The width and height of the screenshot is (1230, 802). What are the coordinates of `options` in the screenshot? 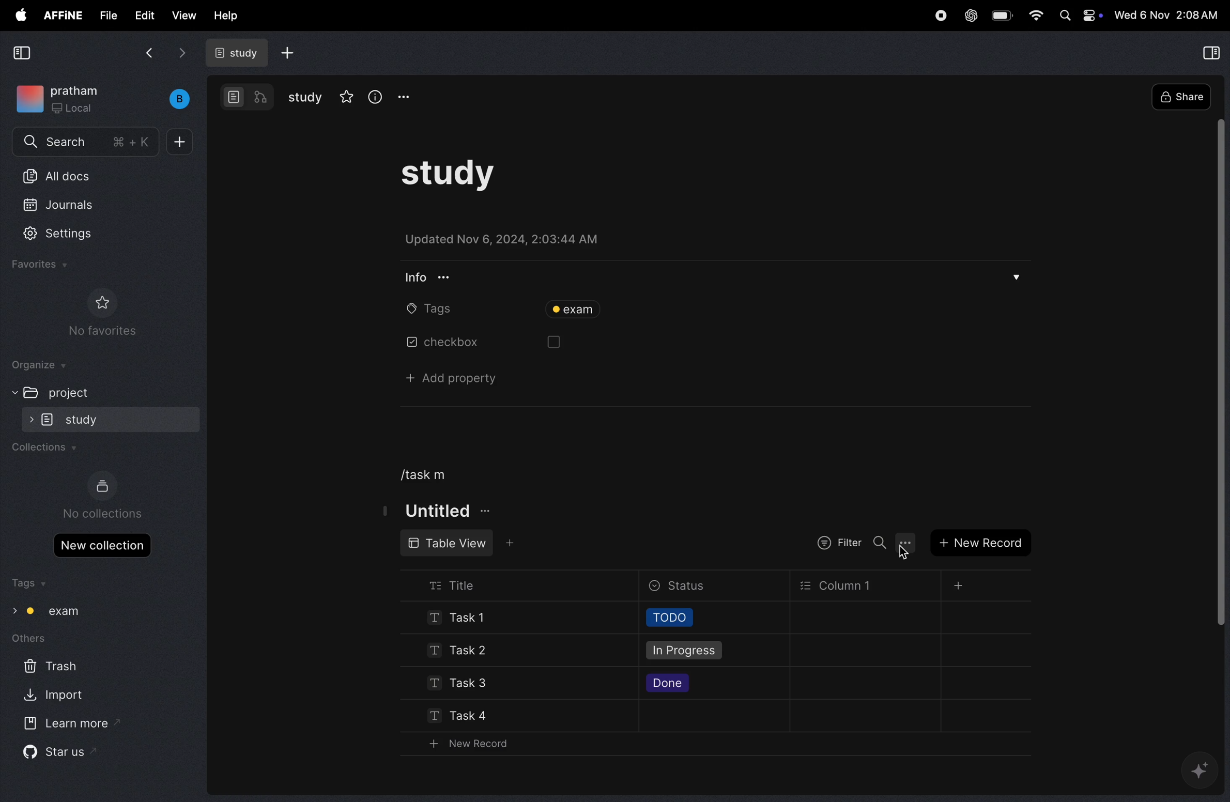 It's located at (409, 97).